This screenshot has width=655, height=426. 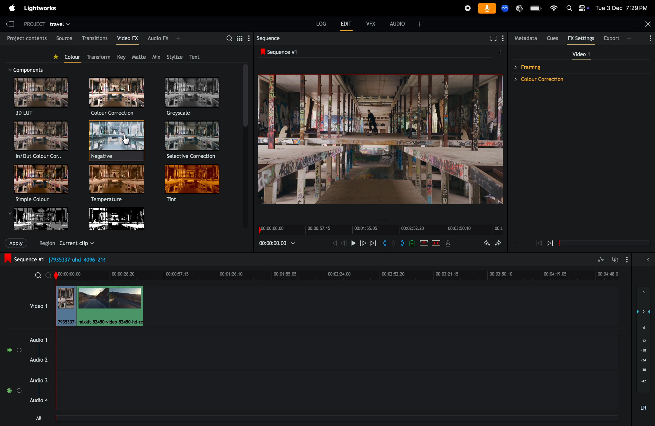 What do you see at coordinates (628, 39) in the screenshot?
I see `export` at bounding box center [628, 39].